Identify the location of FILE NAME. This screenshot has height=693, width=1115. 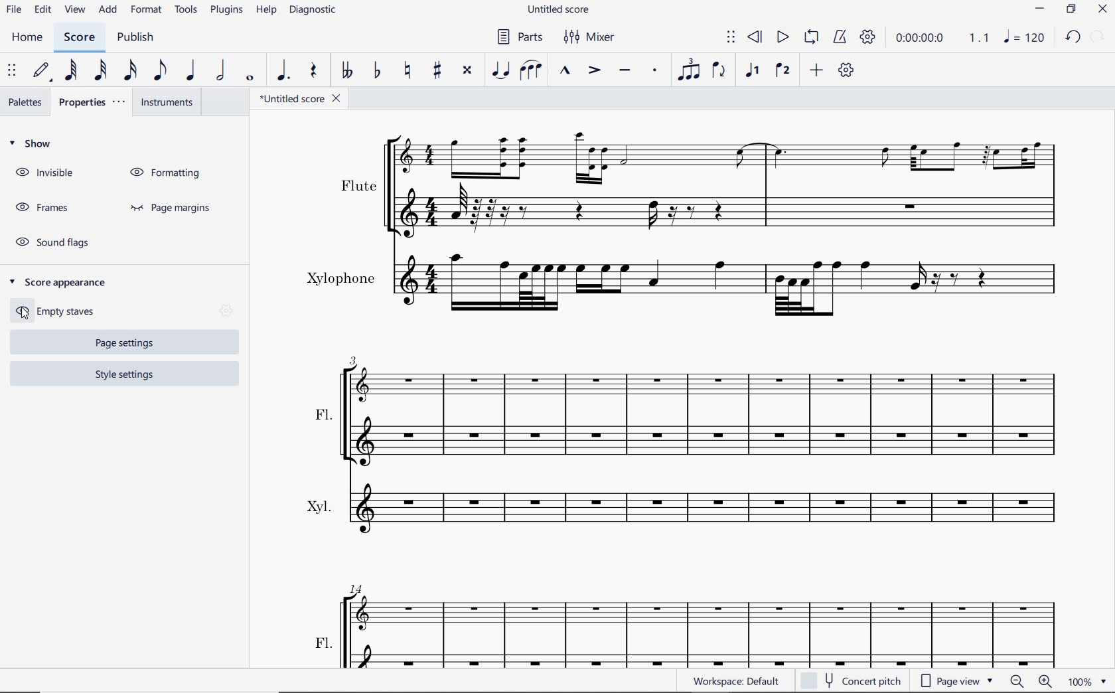
(302, 100).